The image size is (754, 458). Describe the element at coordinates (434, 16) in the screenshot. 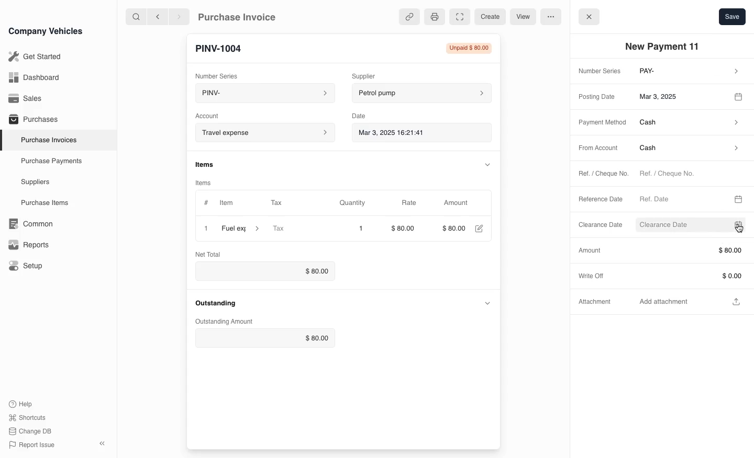

I see `print` at that location.